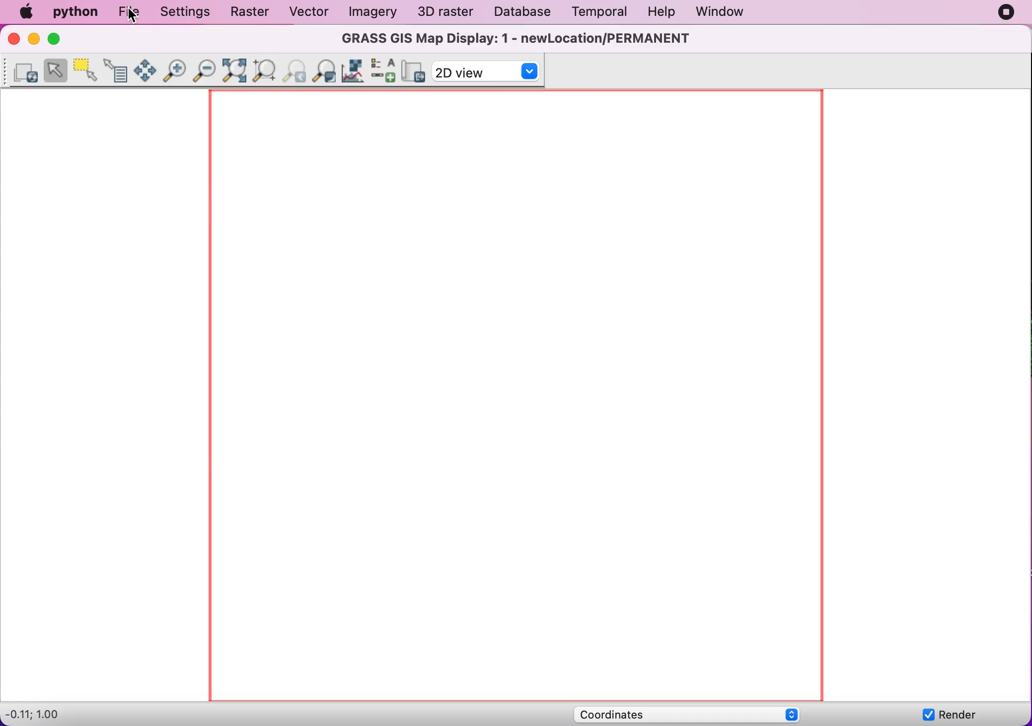 This screenshot has height=726, width=1032. I want to click on GRASS GIS Map Display: 1 - newLocation/PERMANENT, so click(517, 39).